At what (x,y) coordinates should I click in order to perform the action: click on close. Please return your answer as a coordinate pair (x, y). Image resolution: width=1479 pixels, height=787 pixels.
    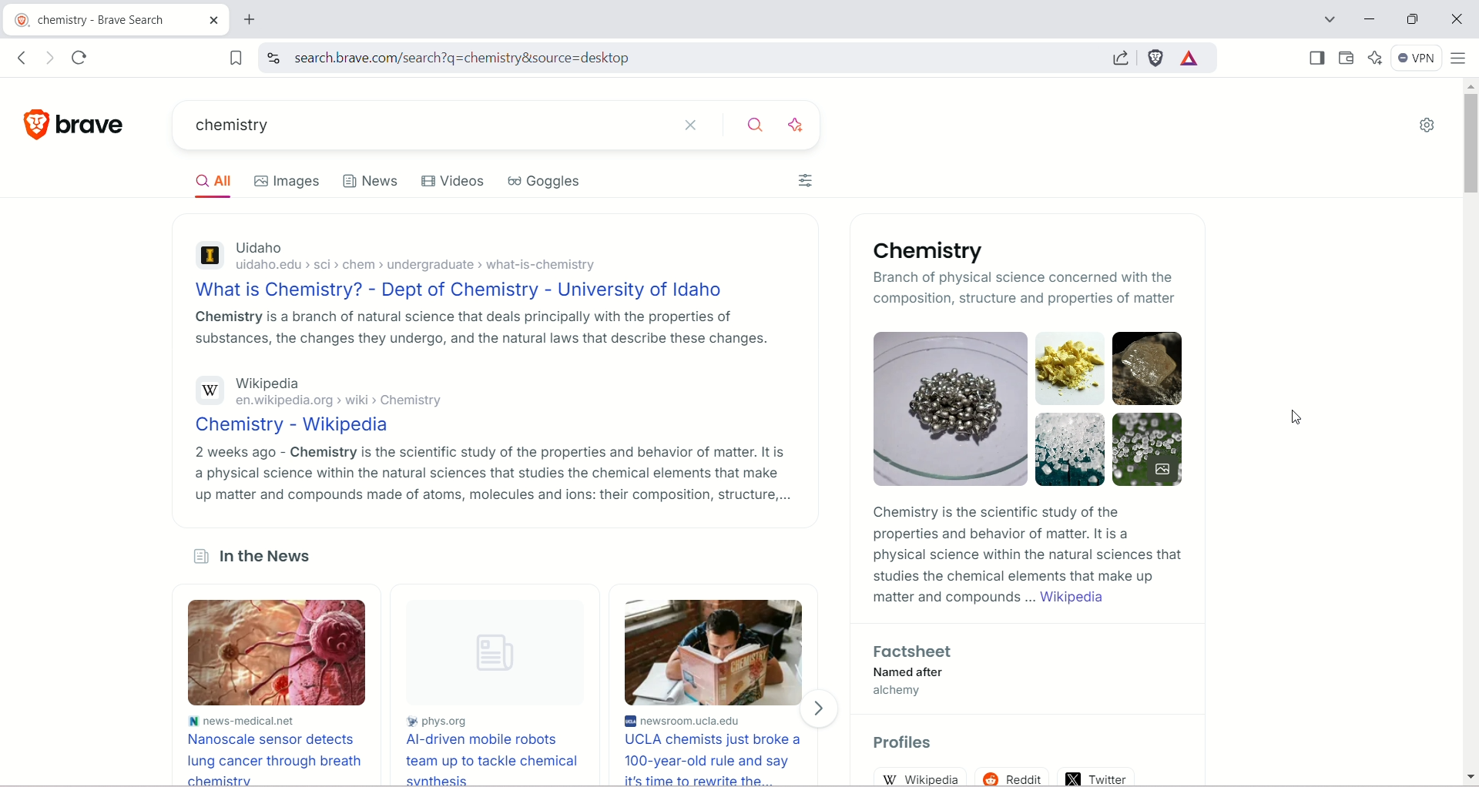
    Looking at the image, I should click on (214, 19).